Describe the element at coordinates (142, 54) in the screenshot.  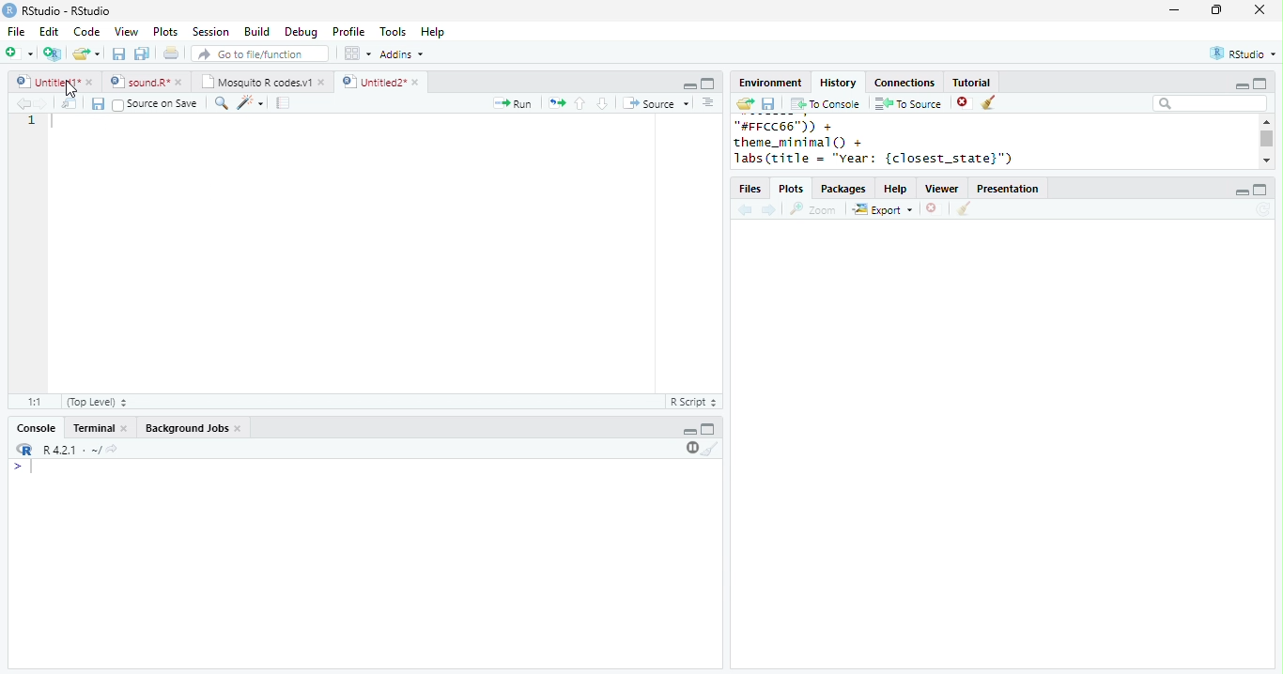
I see `save all` at that location.